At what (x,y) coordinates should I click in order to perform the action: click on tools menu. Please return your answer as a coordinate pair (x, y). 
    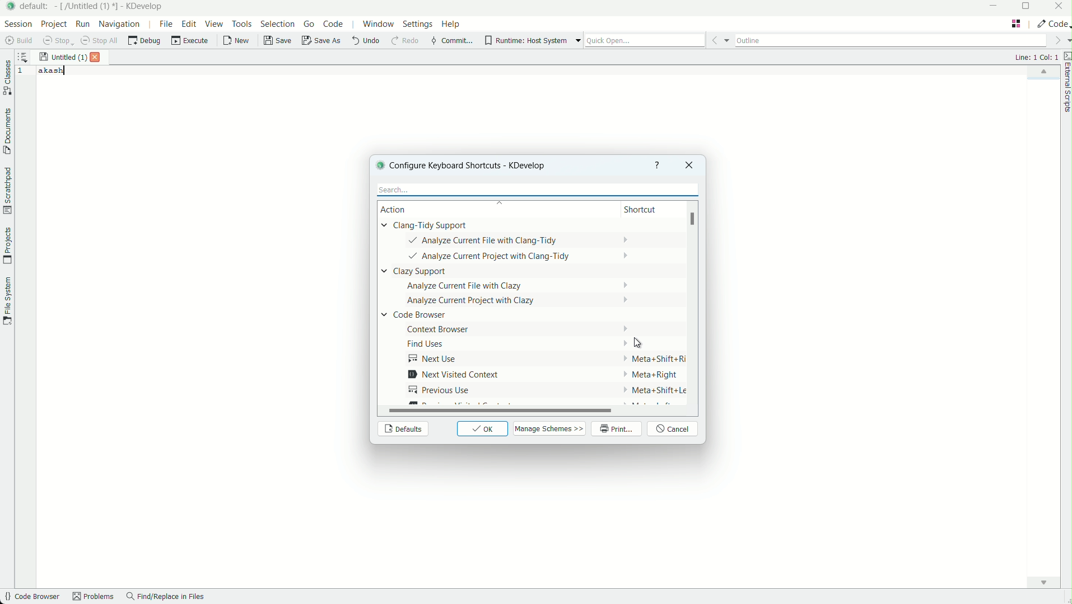
    Looking at the image, I should click on (241, 23).